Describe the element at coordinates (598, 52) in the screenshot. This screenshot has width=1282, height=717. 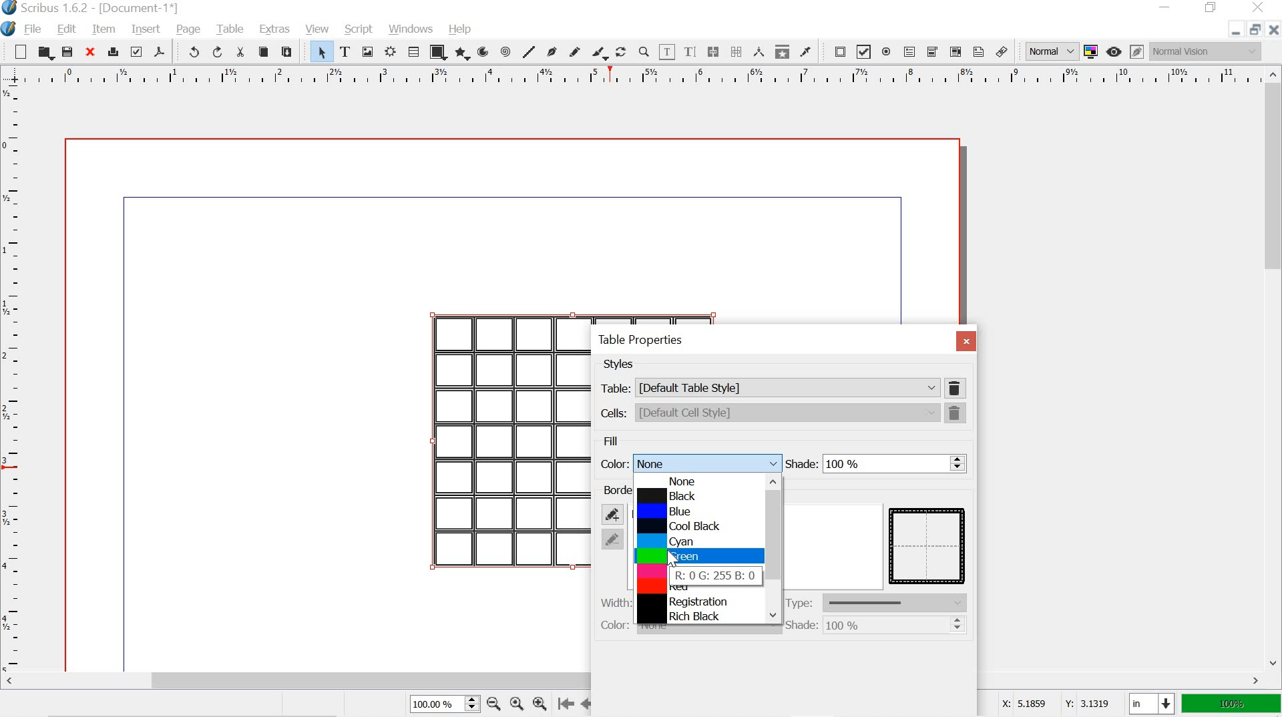
I see `calligraphic line` at that location.